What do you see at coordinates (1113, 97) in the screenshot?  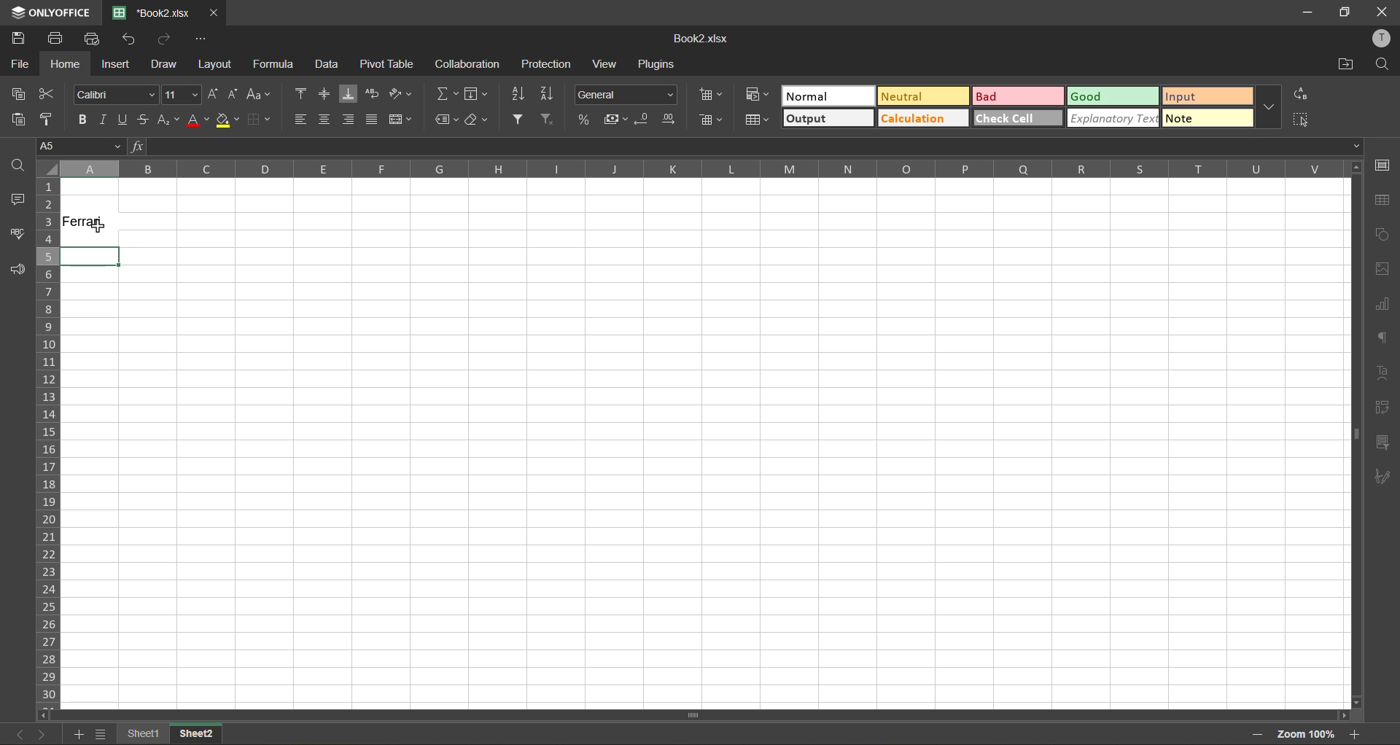 I see `good` at bounding box center [1113, 97].